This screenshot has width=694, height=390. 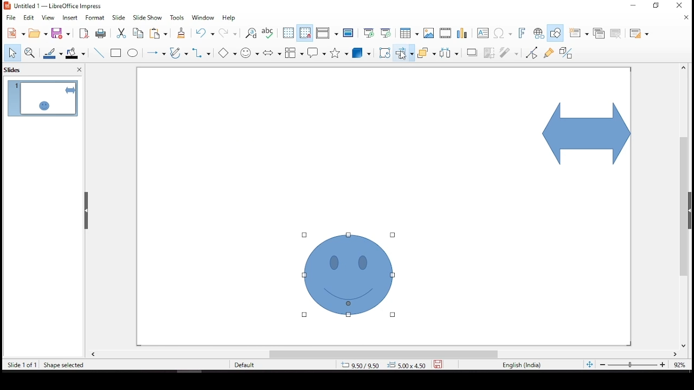 I want to click on rectangle, so click(x=117, y=54).